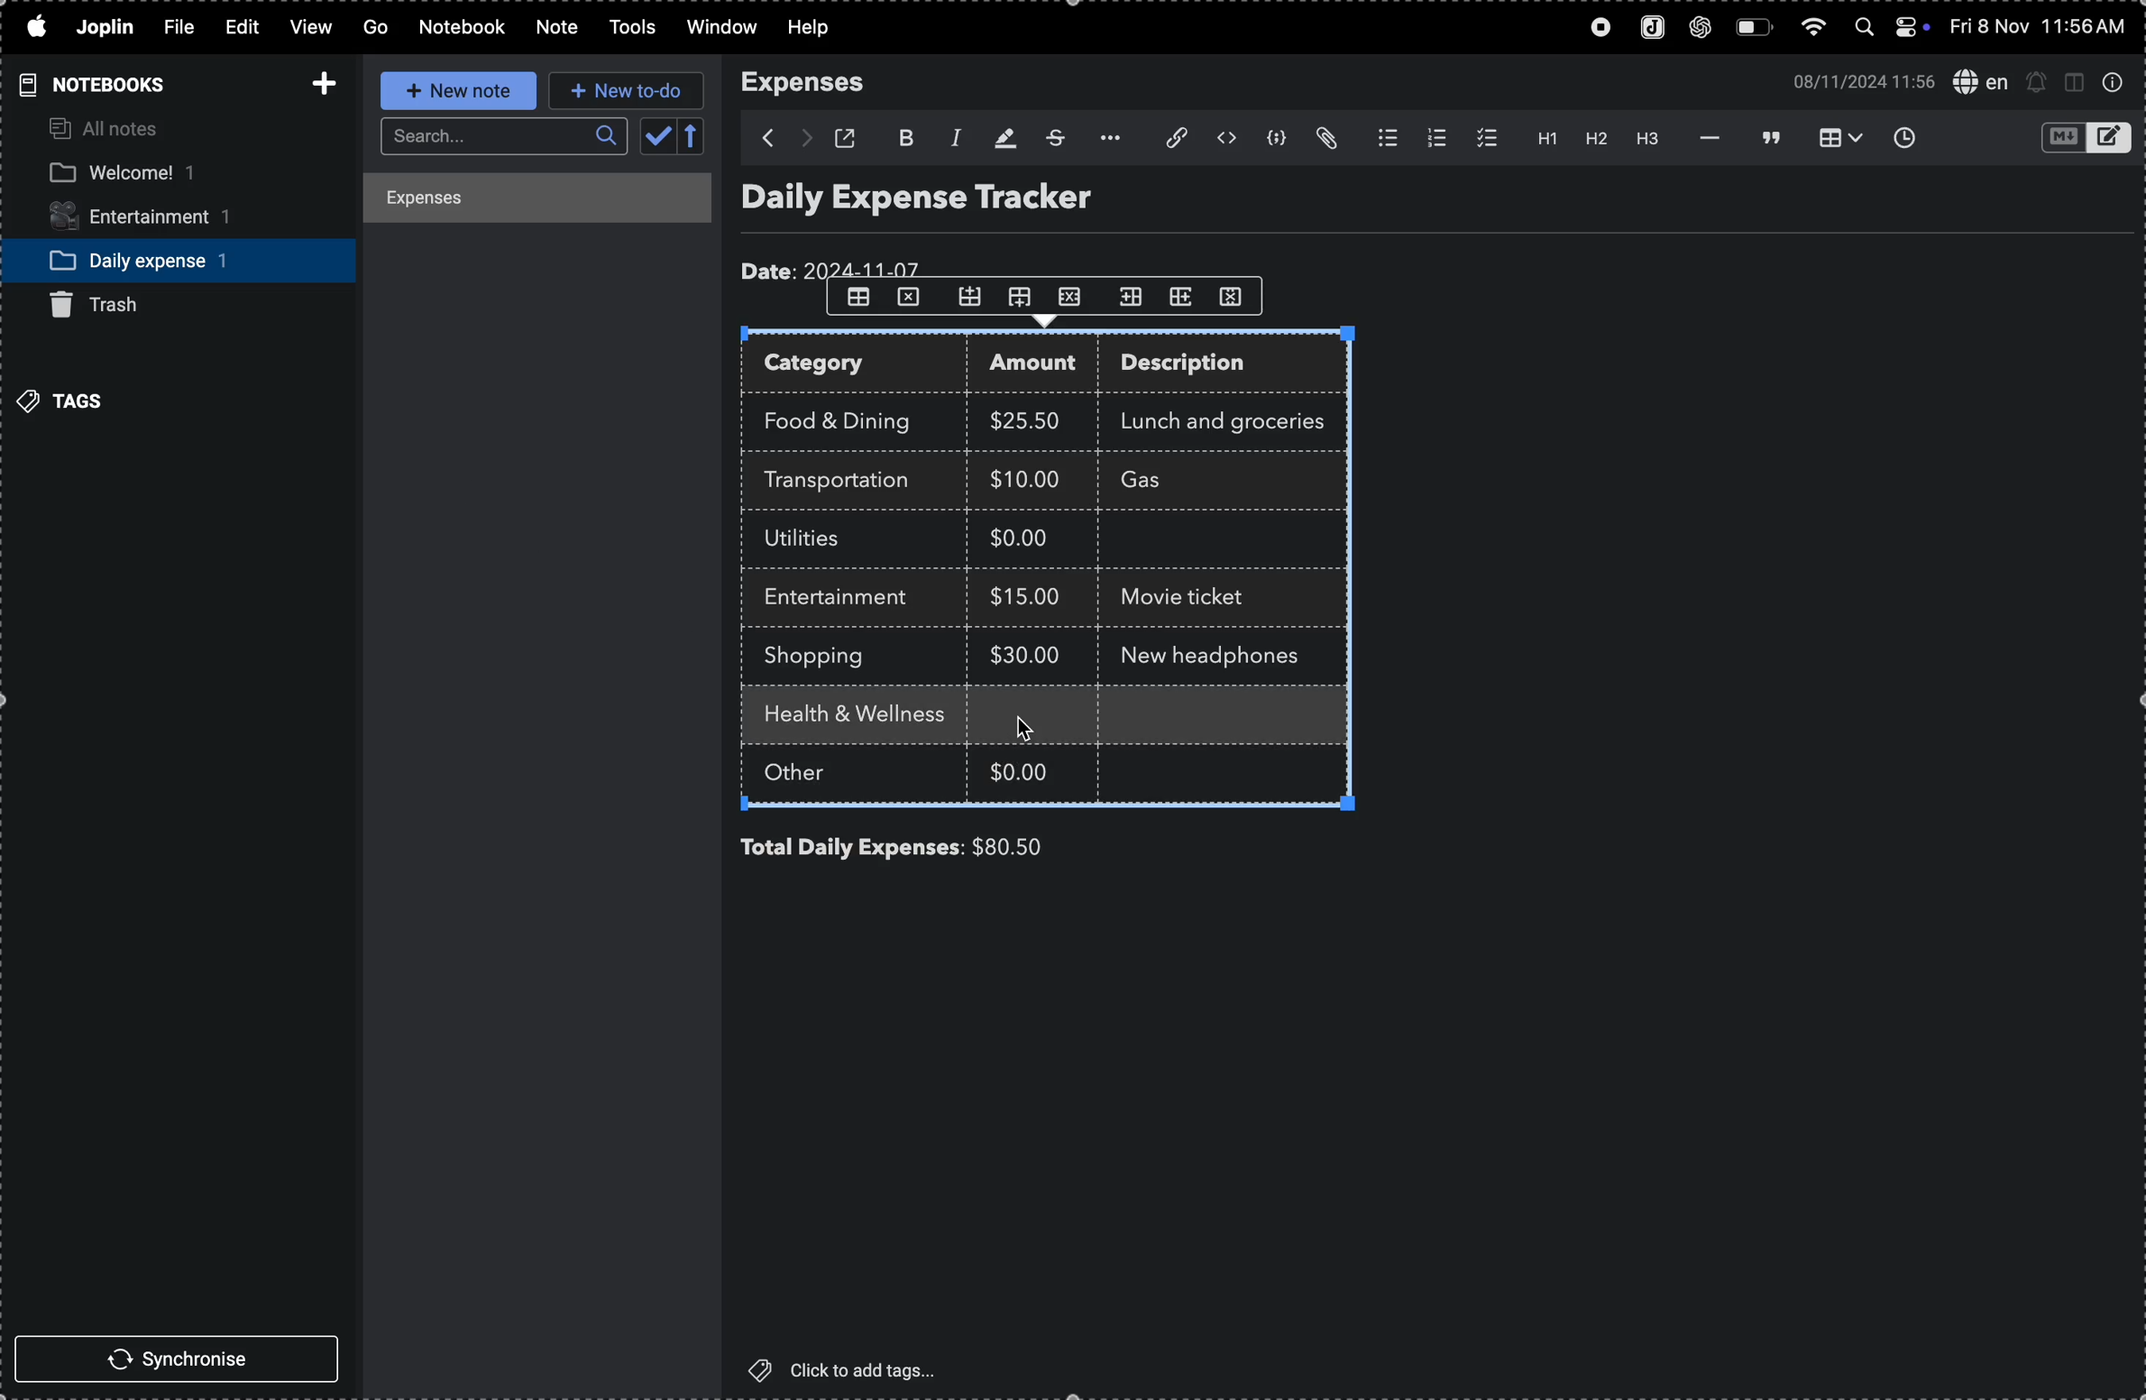  Describe the element at coordinates (1539, 139) in the screenshot. I see `heading 1` at that location.